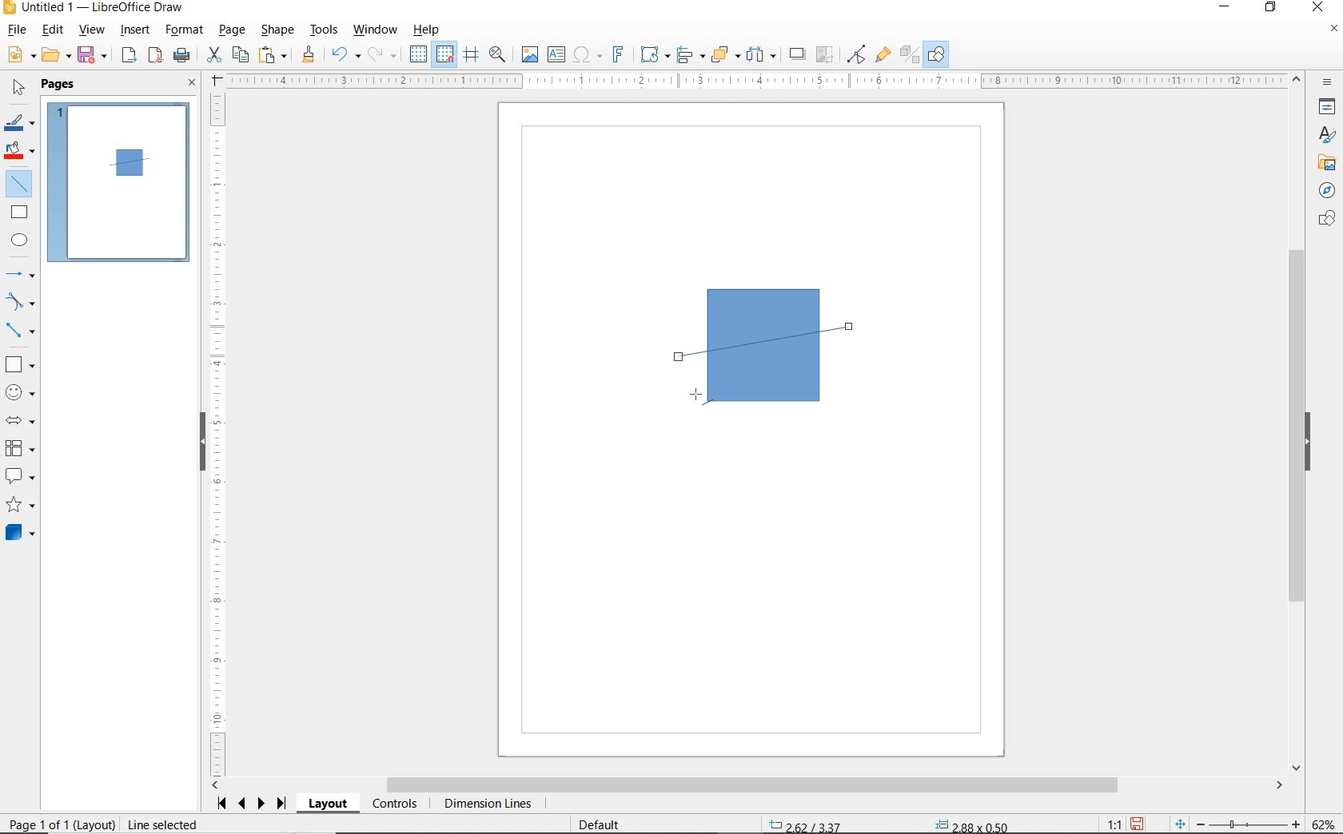  Describe the element at coordinates (1108, 820) in the screenshot. I see `SCALING FACTOR` at that location.